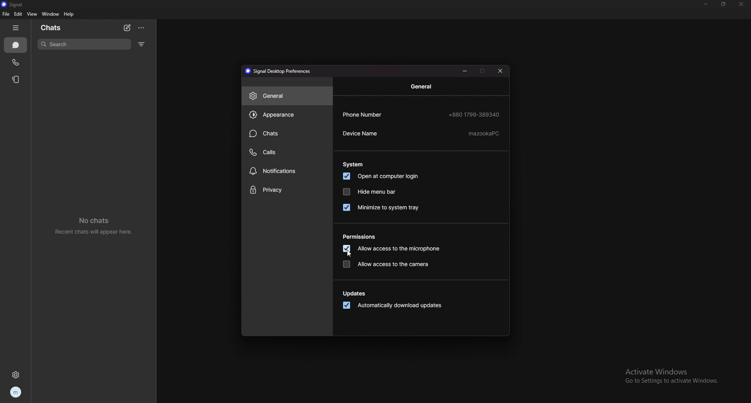  Describe the element at coordinates (6, 14) in the screenshot. I see `file` at that location.